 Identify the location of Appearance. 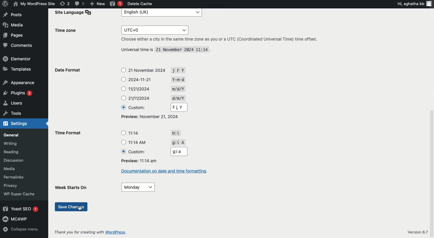
(18, 83).